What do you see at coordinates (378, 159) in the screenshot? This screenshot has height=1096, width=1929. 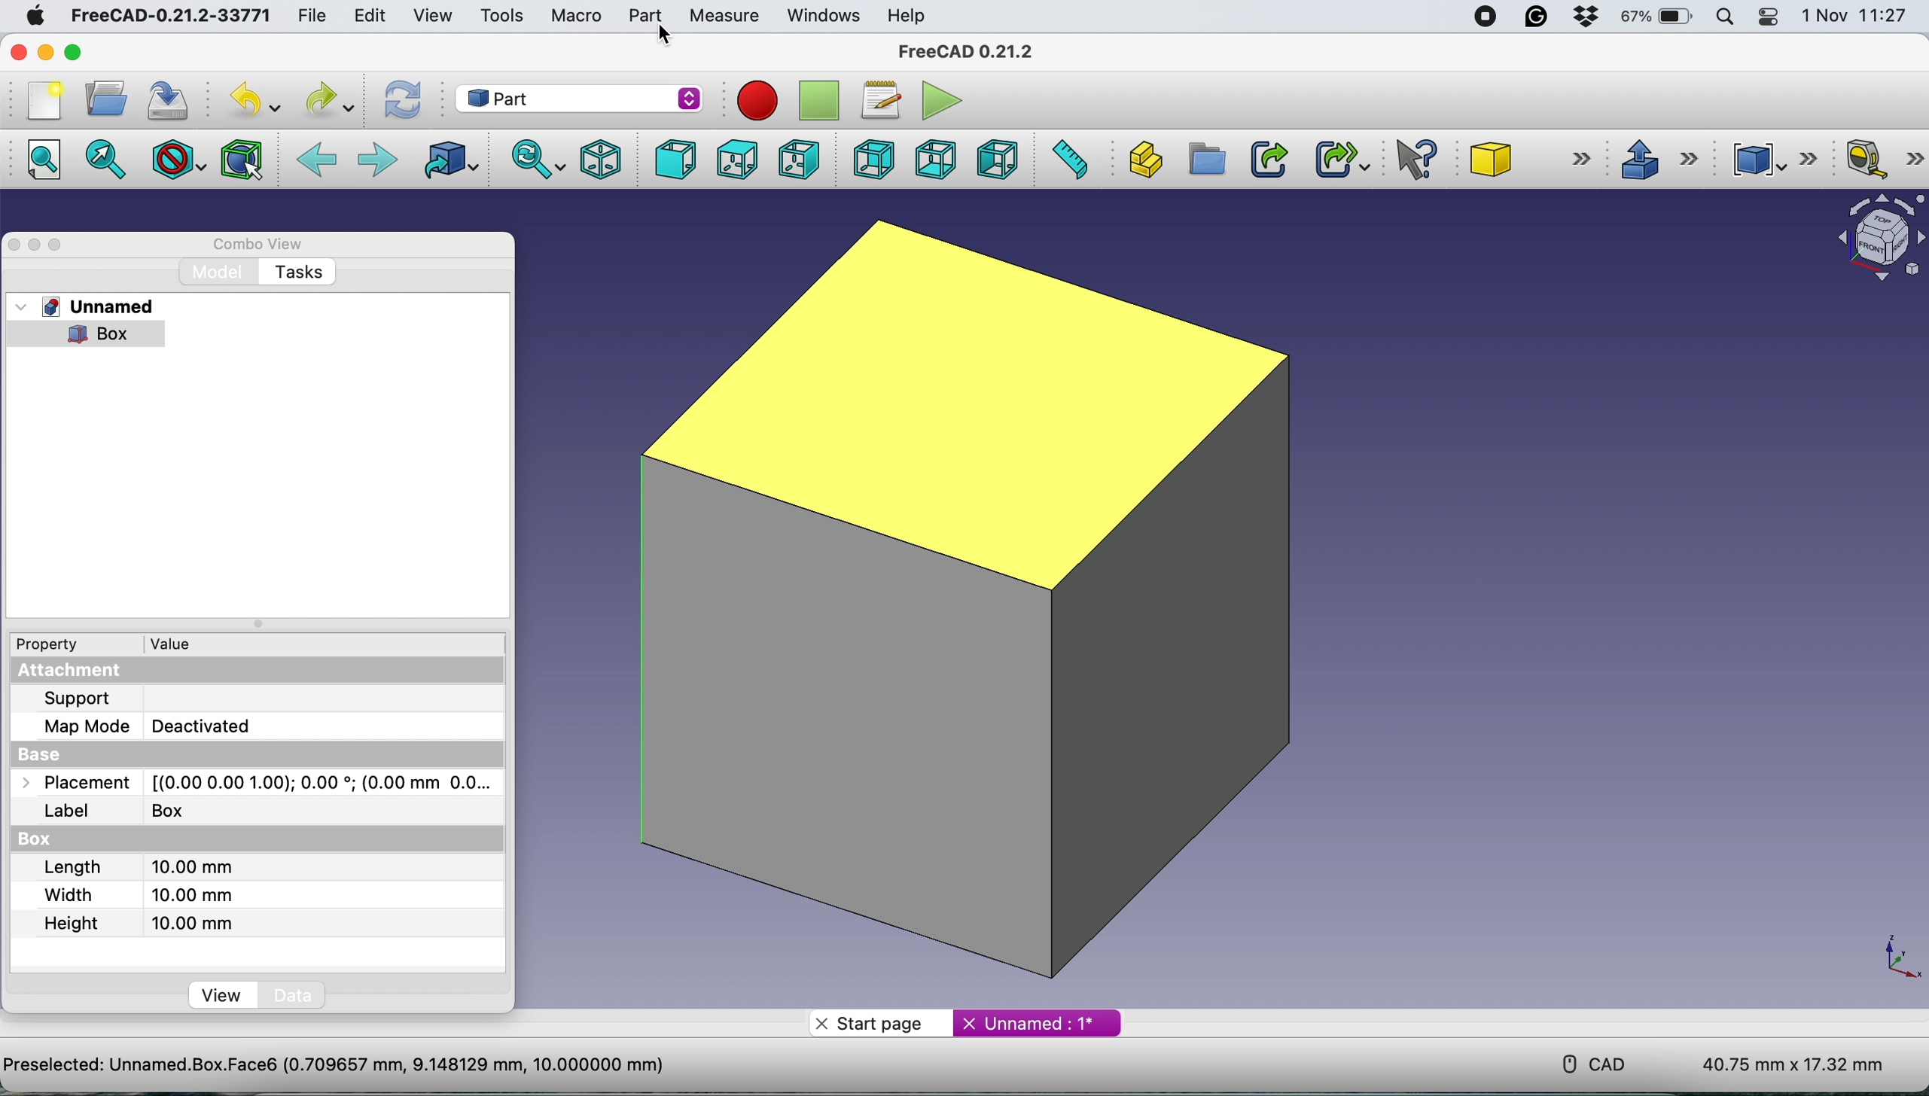 I see `forward` at bounding box center [378, 159].